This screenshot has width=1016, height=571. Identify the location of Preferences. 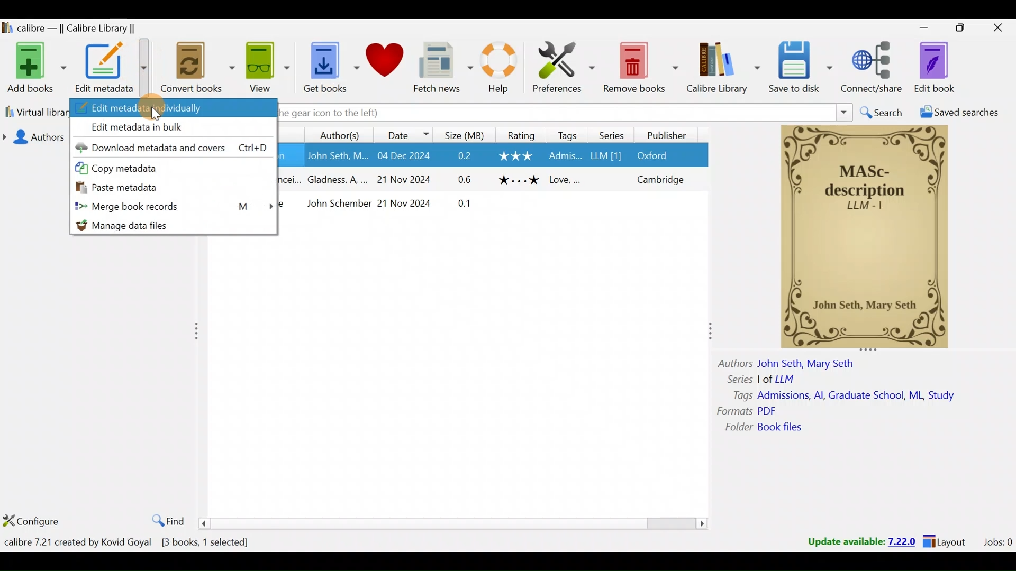
(564, 67).